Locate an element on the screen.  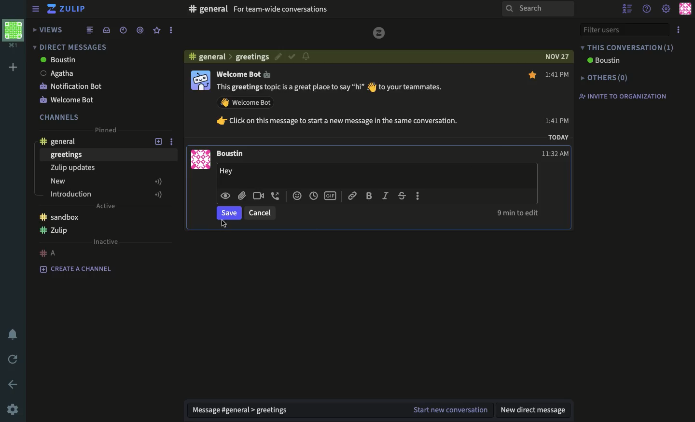
search is located at coordinates (537, 8).